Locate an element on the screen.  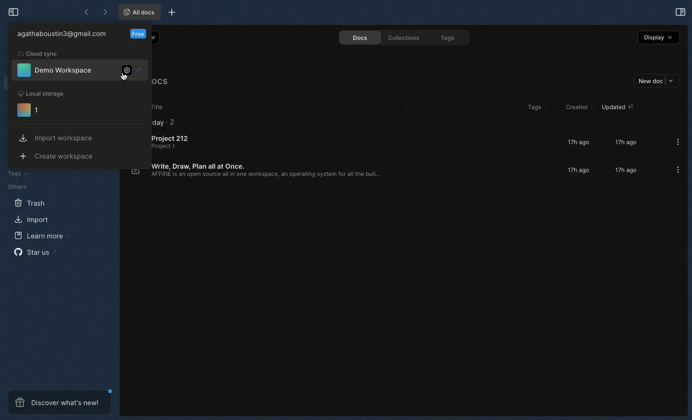
Back is located at coordinates (86, 12).